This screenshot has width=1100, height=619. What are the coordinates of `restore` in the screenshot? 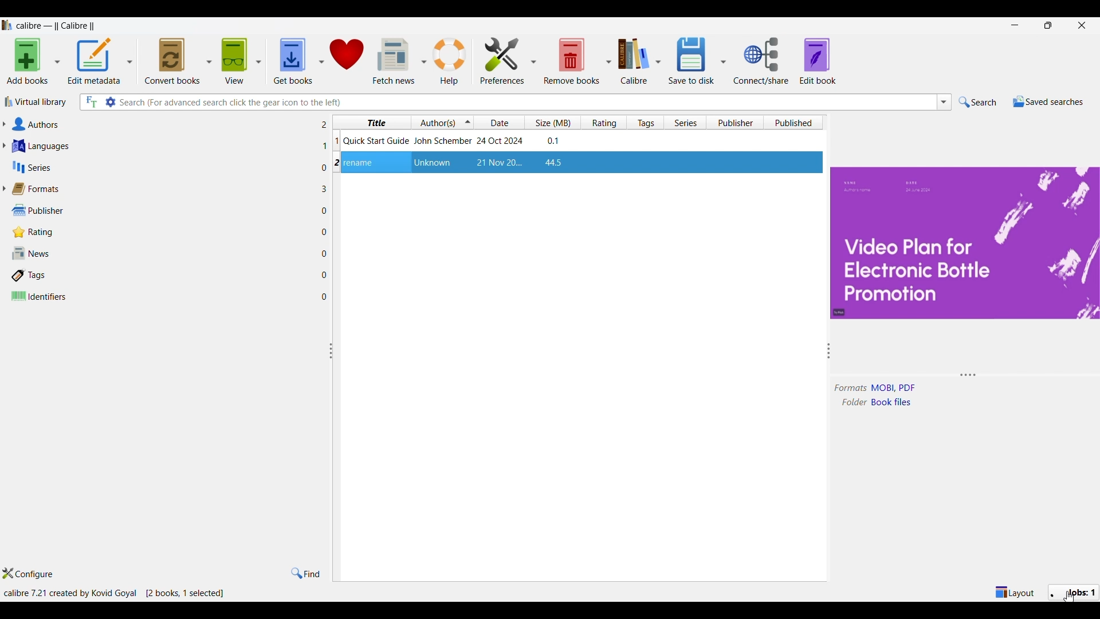 It's located at (1048, 25).